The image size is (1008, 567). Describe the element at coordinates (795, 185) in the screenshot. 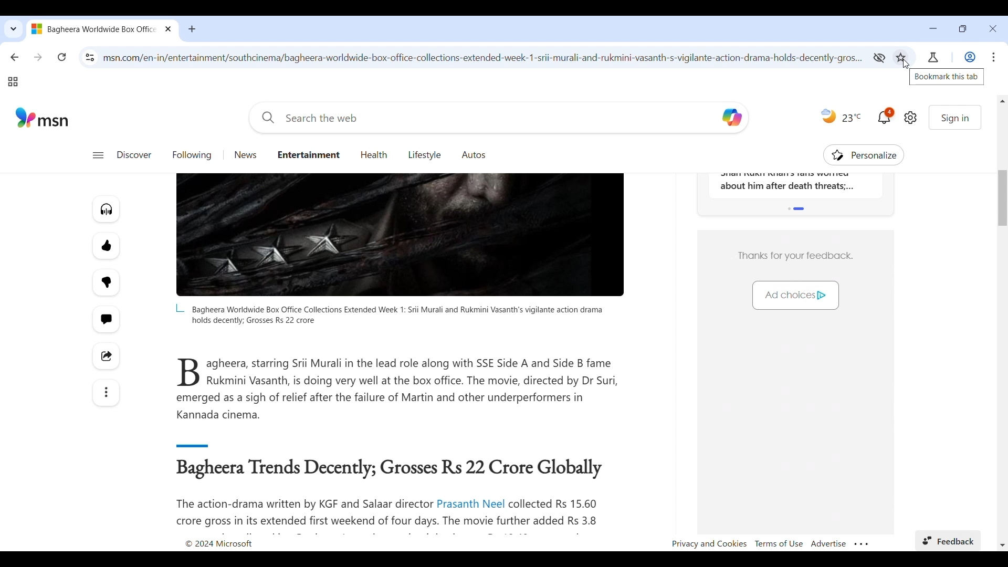

I see `Trending news section` at that location.